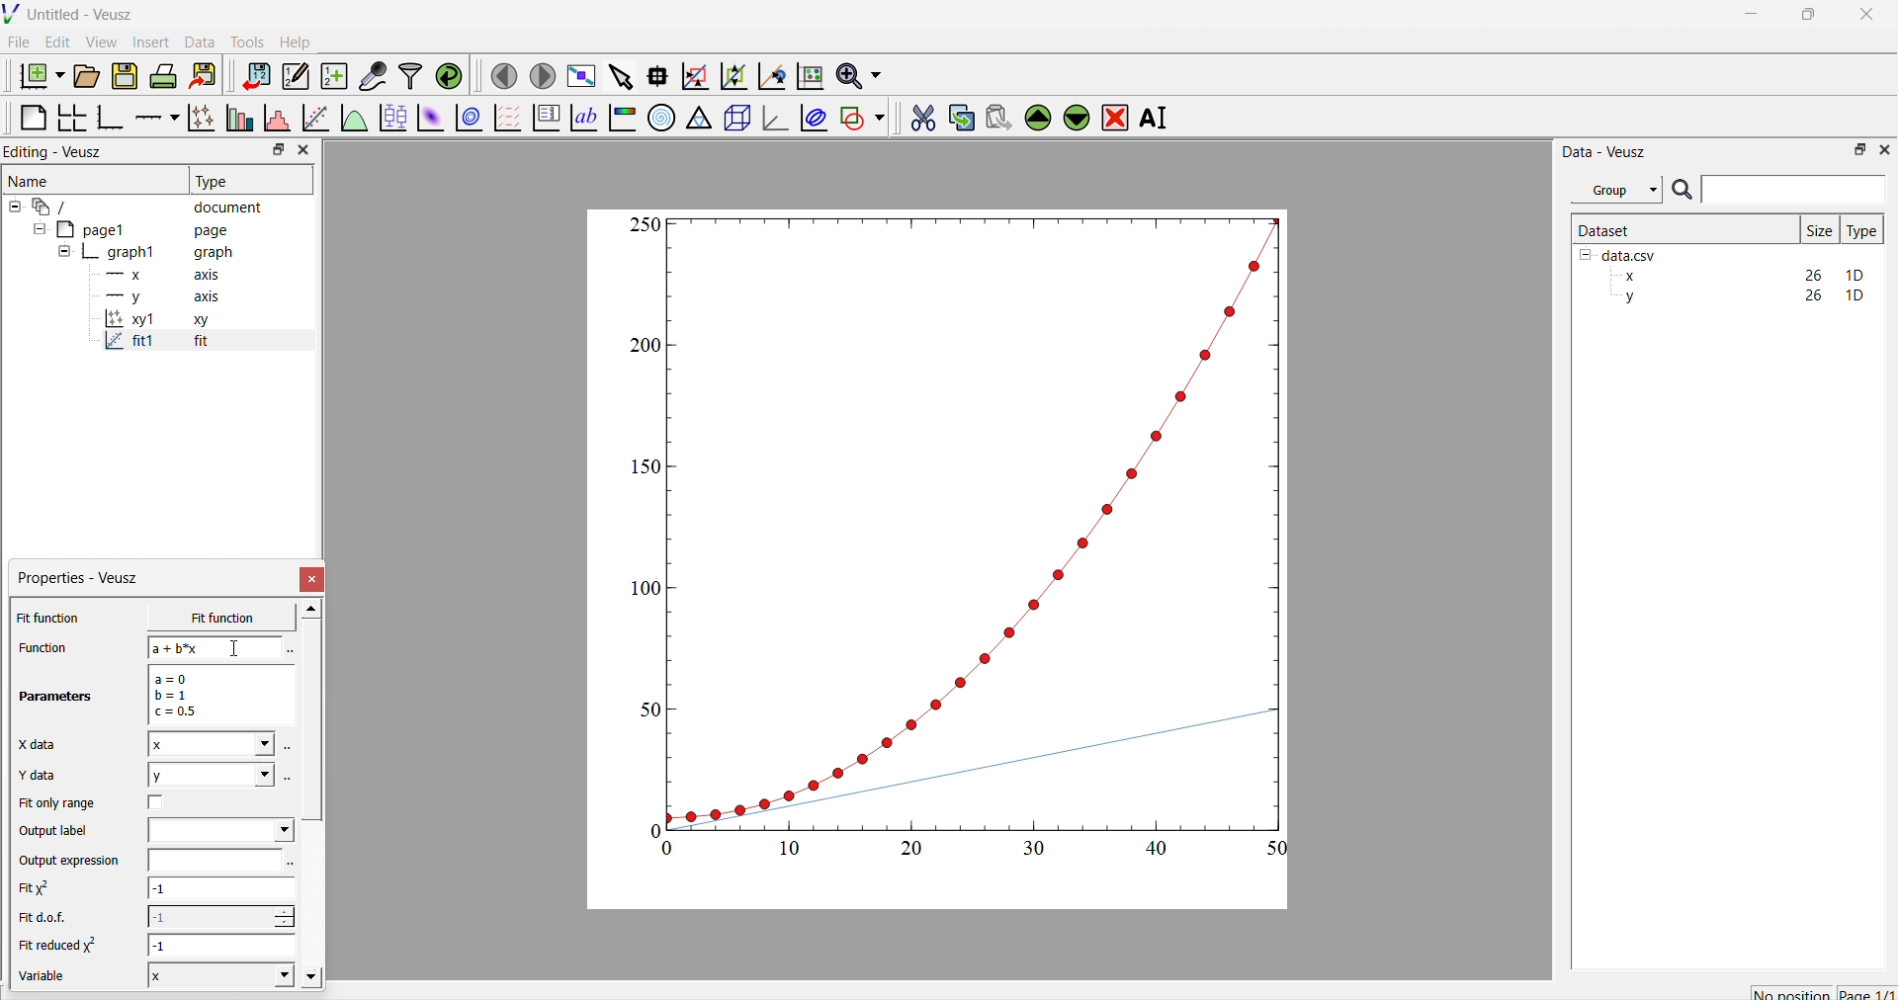  Describe the element at coordinates (210, 775) in the screenshot. I see `y` at that location.